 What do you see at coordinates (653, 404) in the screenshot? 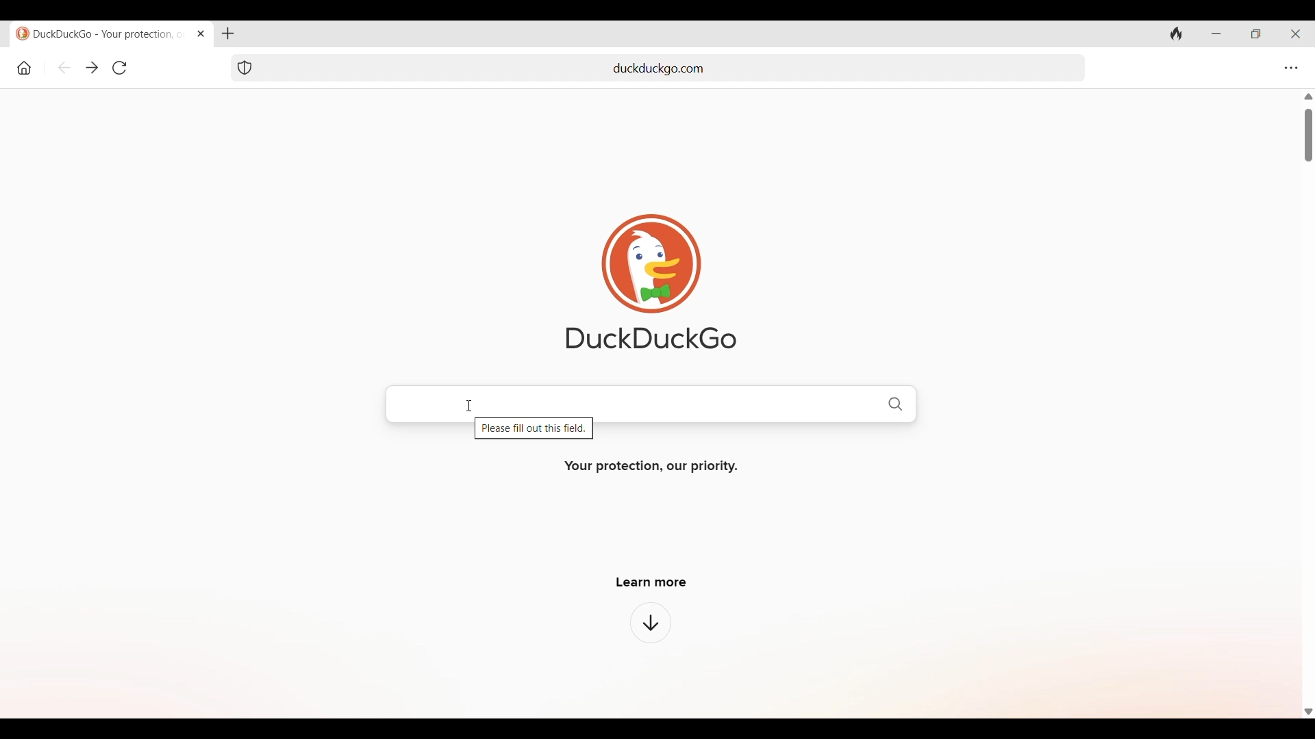
I see `search bar` at bounding box center [653, 404].